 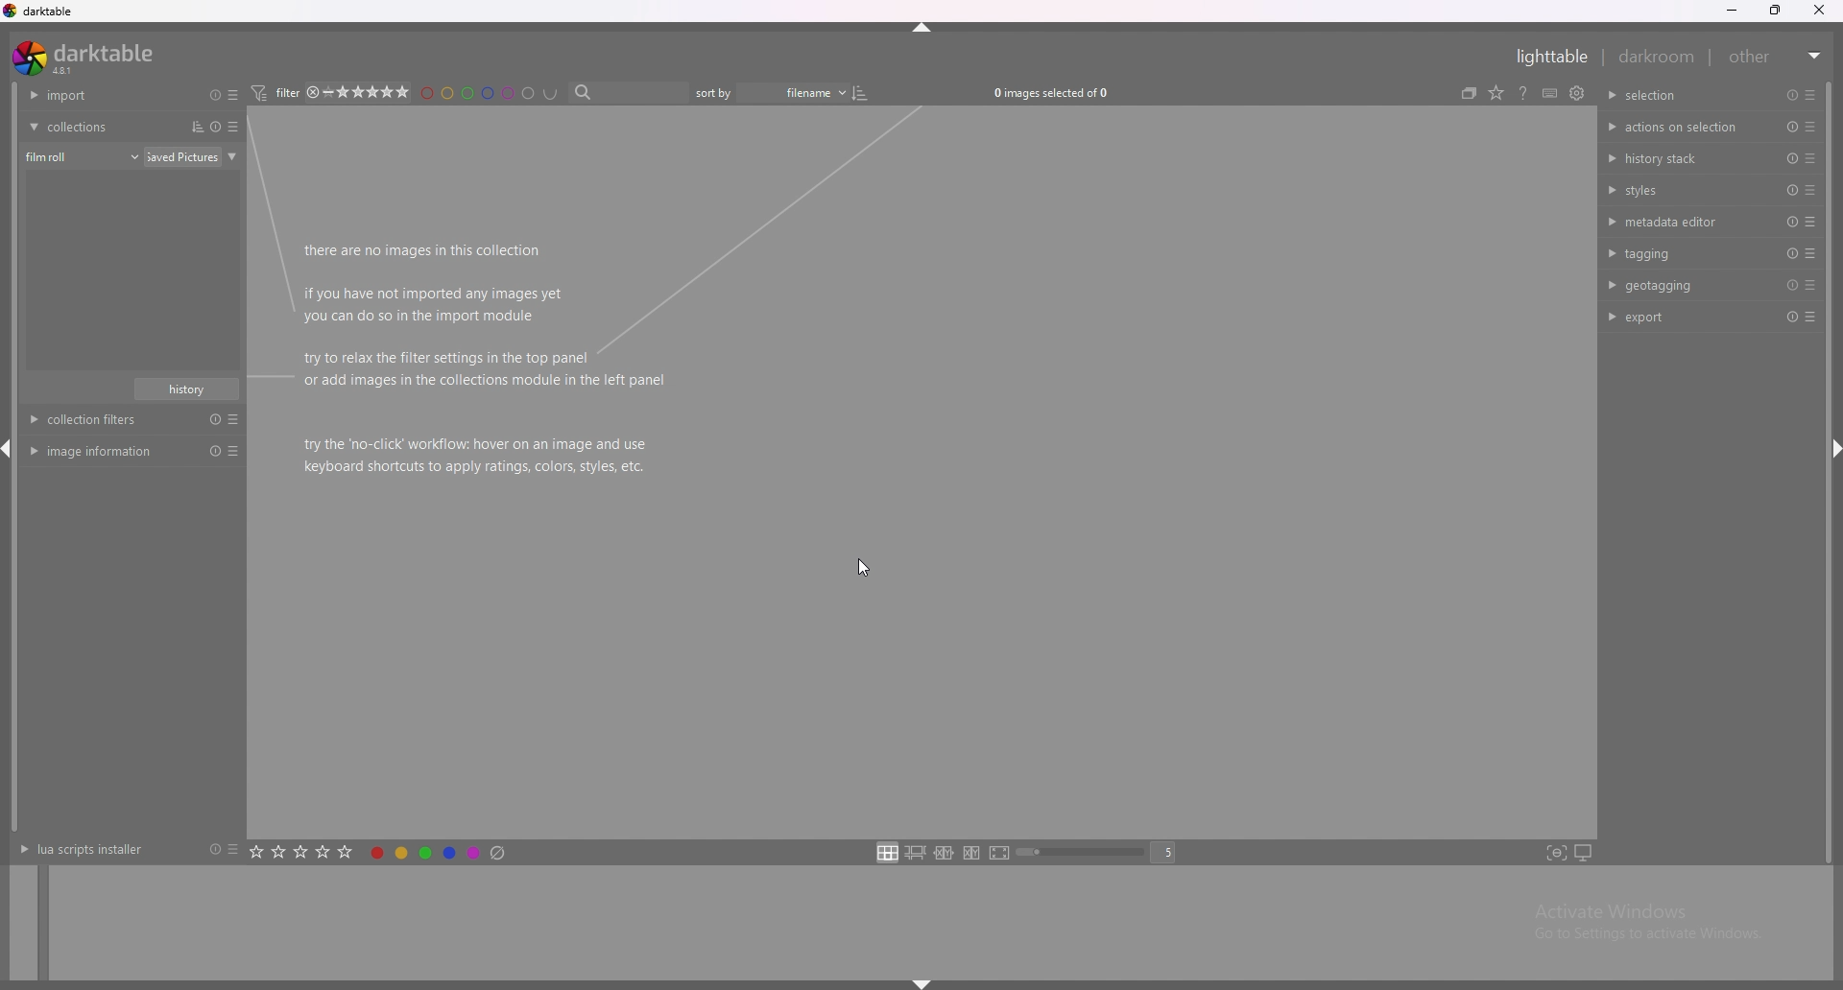 What do you see at coordinates (98, 127) in the screenshot?
I see `collections` at bounding box center [98, 127].